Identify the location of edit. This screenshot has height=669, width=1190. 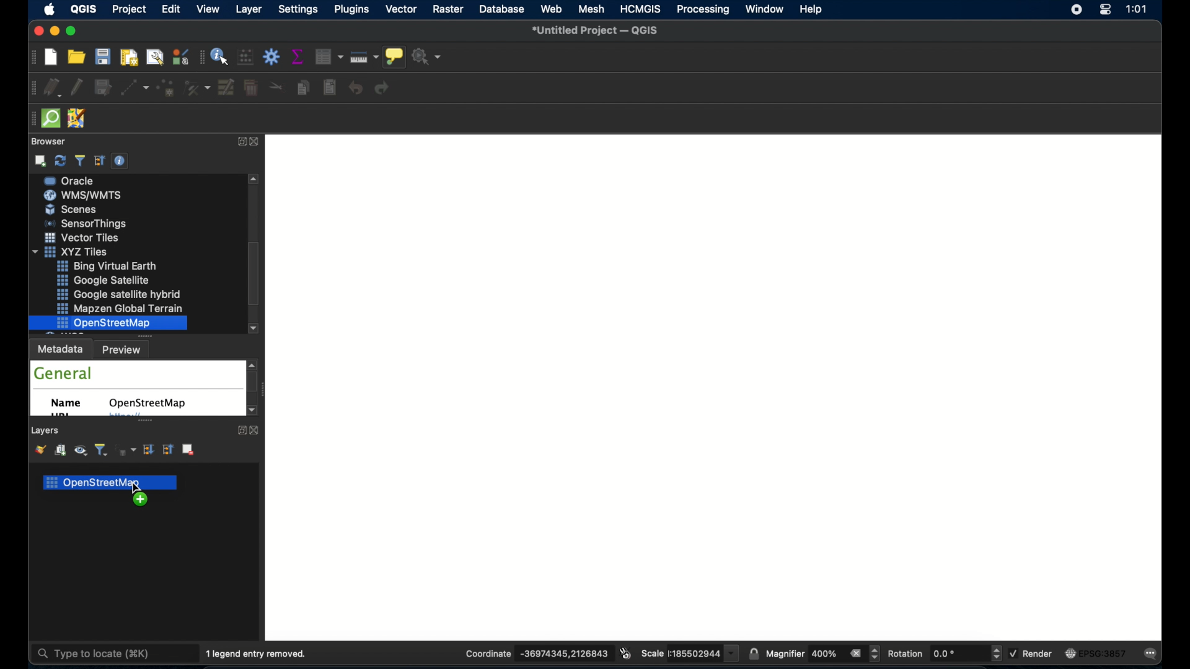
(170, 9).